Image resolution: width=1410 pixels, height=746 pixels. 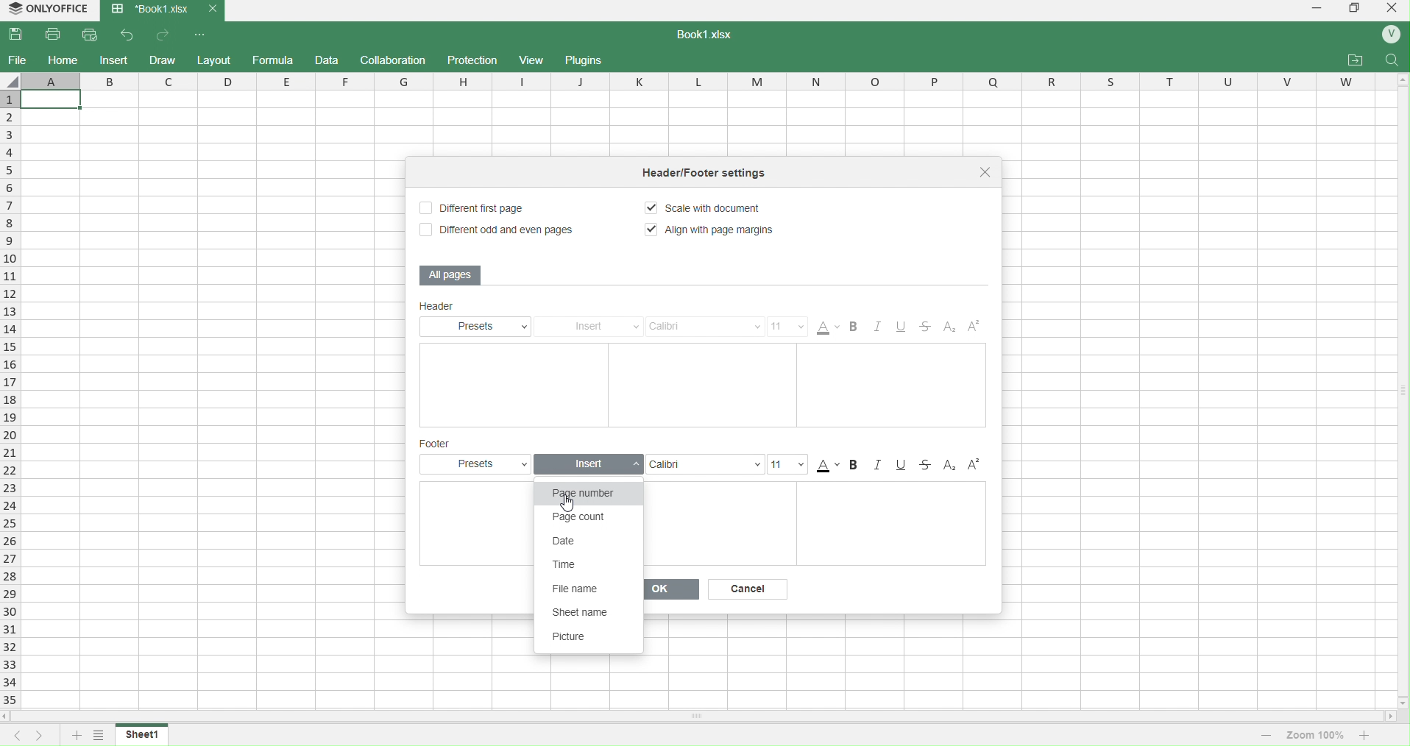 I want to click on Font, so click(x=704, y=463).